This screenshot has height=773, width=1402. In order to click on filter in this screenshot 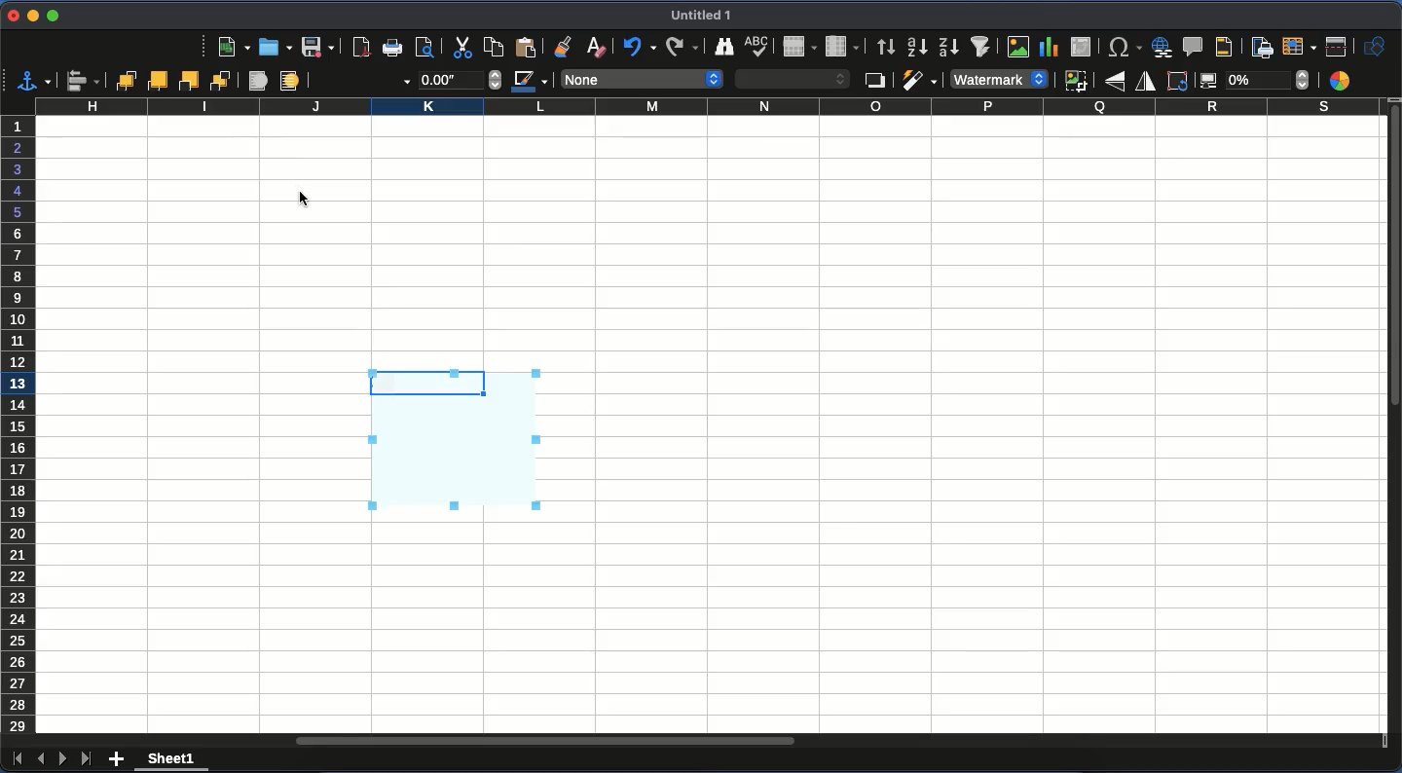, I will do `click(919, 80)`.